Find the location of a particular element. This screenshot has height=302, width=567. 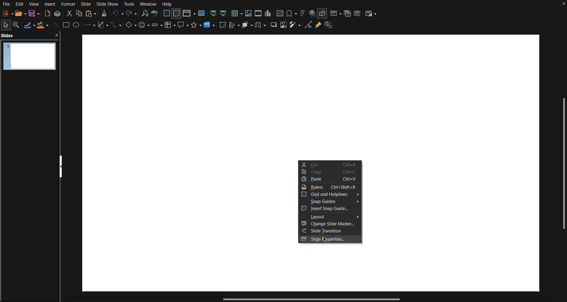

Insert is located at coordinates (51, 4).